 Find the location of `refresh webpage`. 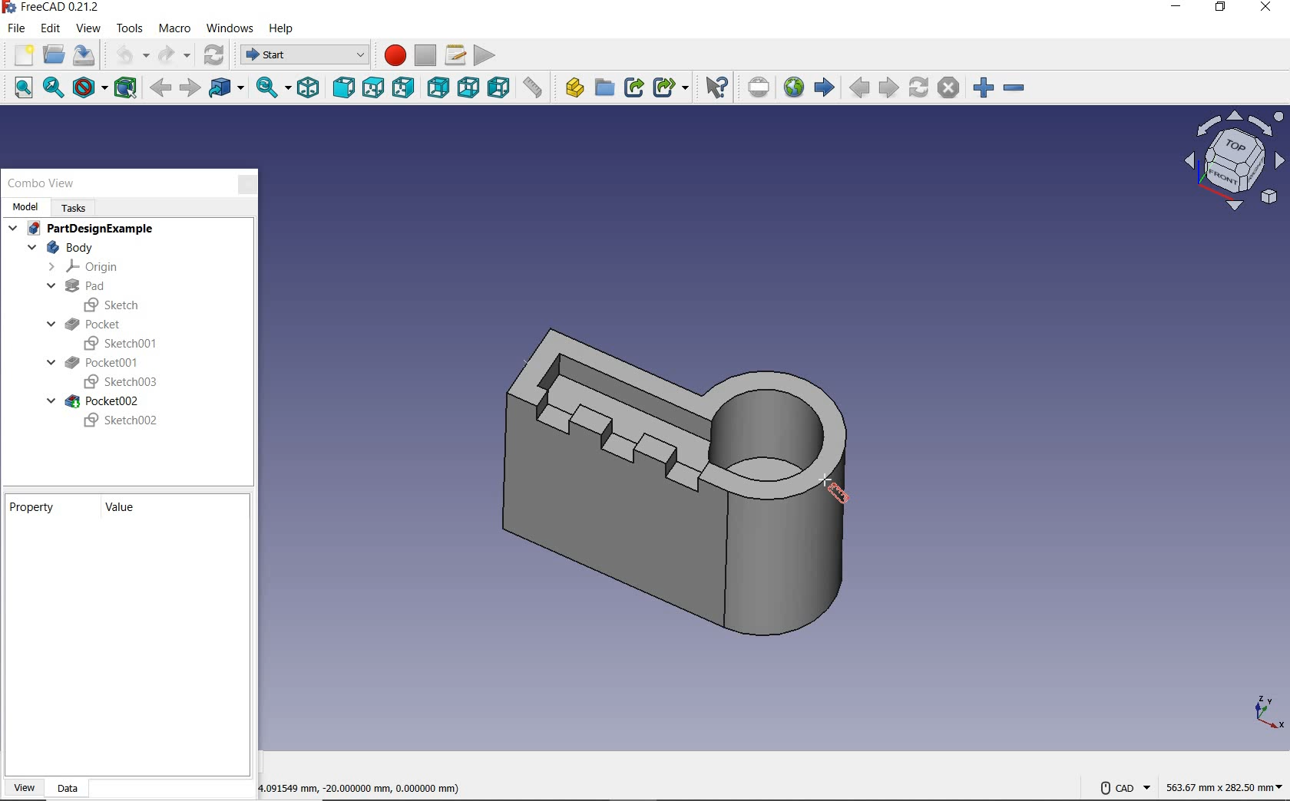

refresh webpage is located at coordinates (918, 87).